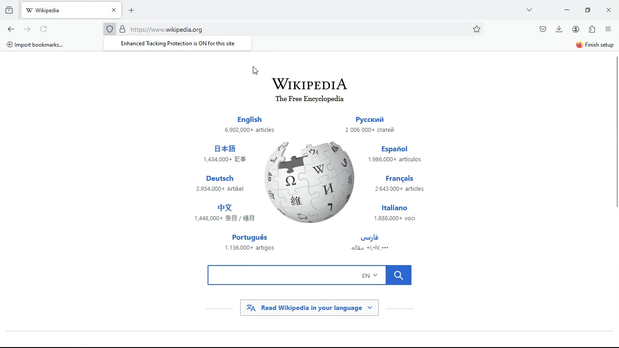  I want to click on minimize, so click(567, 10).